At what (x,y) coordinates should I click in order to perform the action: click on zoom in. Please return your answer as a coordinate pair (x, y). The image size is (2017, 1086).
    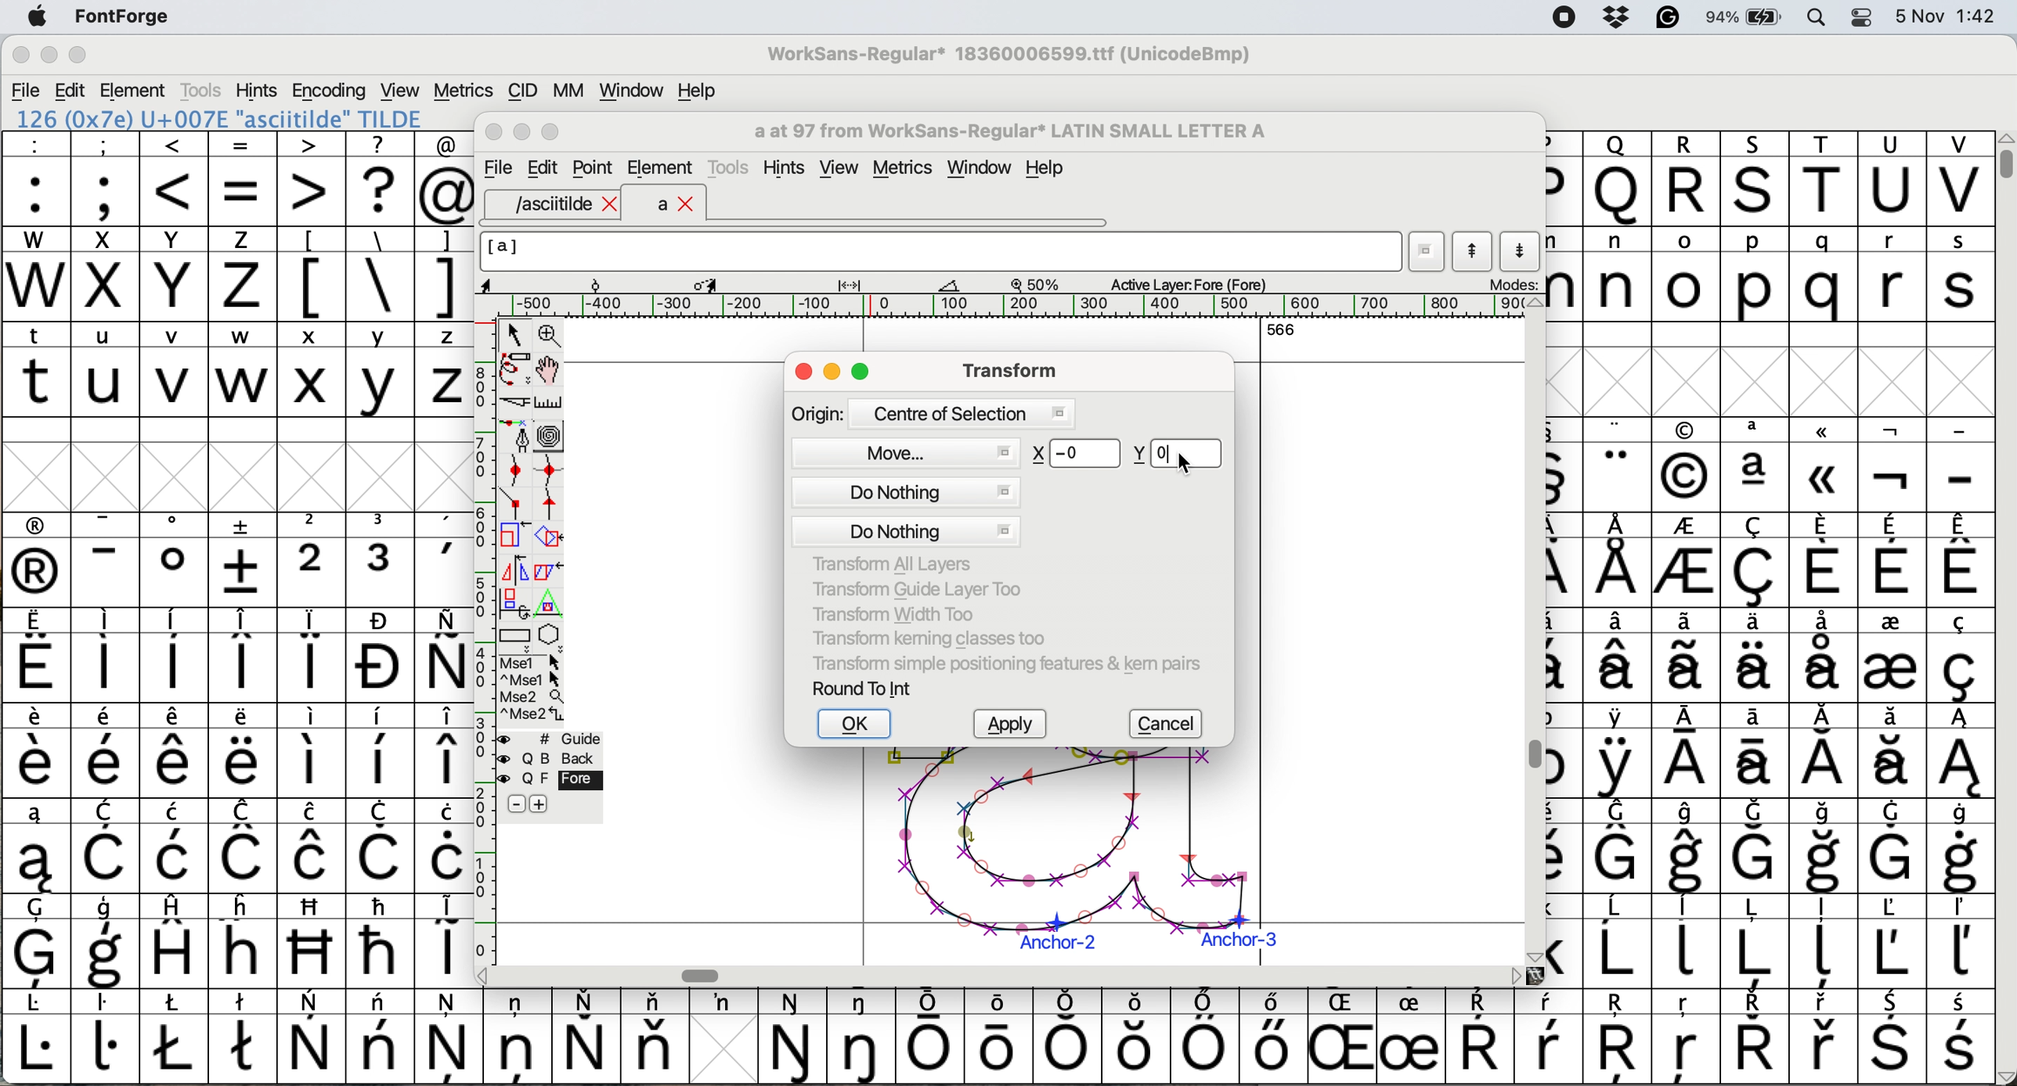
    Looking at the image, I should click on (553, 337).